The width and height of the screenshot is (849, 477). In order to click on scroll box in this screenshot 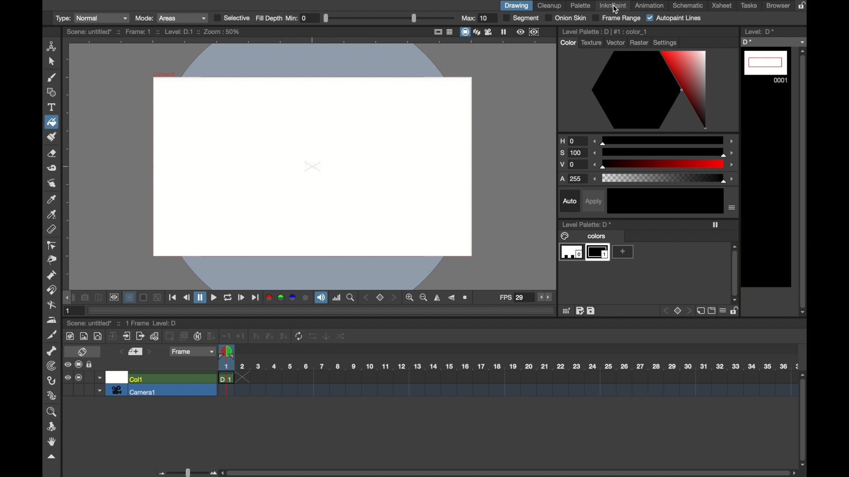, I will do `click(803, 182)`.